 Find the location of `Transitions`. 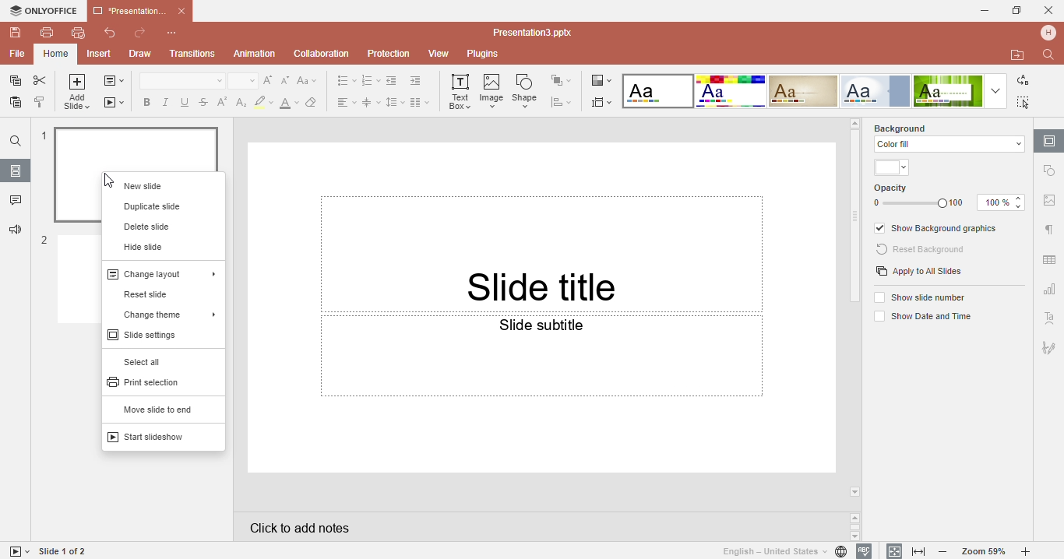

Transitions is located at coordinates (192, 54).